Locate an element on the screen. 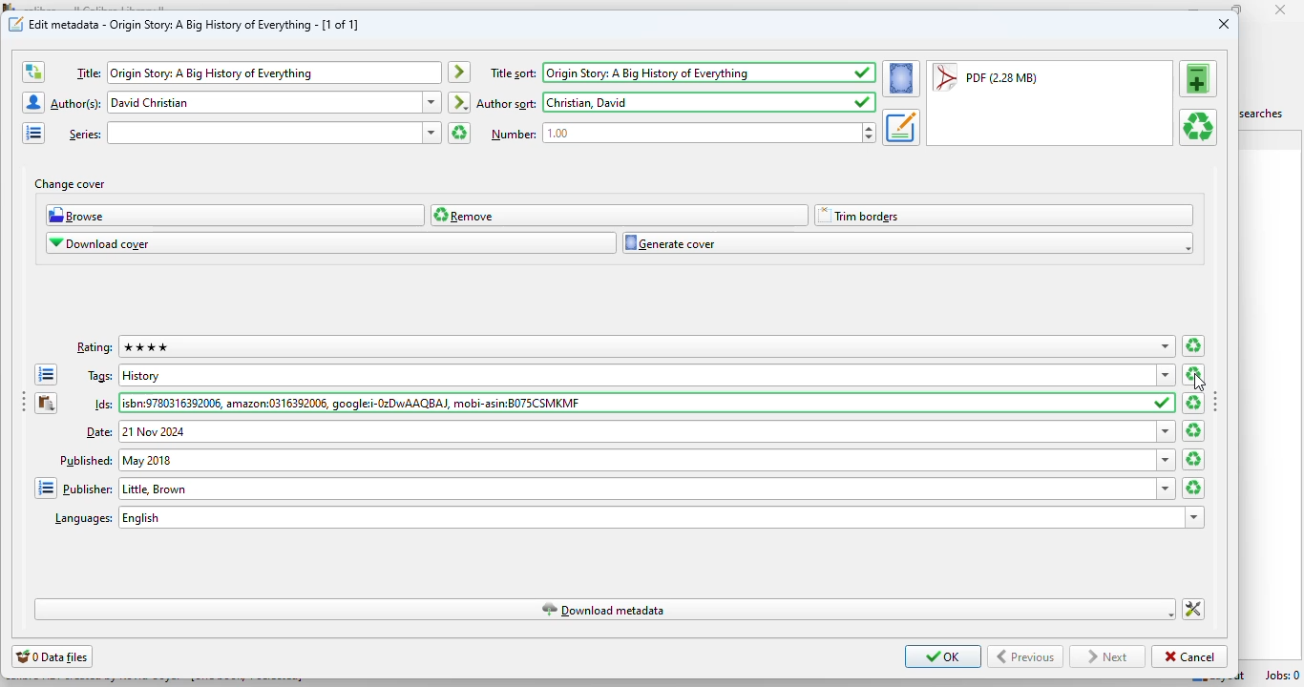 The width and height of the screenshot is (1304, 687). previous is located at coordinates (1025, 656).